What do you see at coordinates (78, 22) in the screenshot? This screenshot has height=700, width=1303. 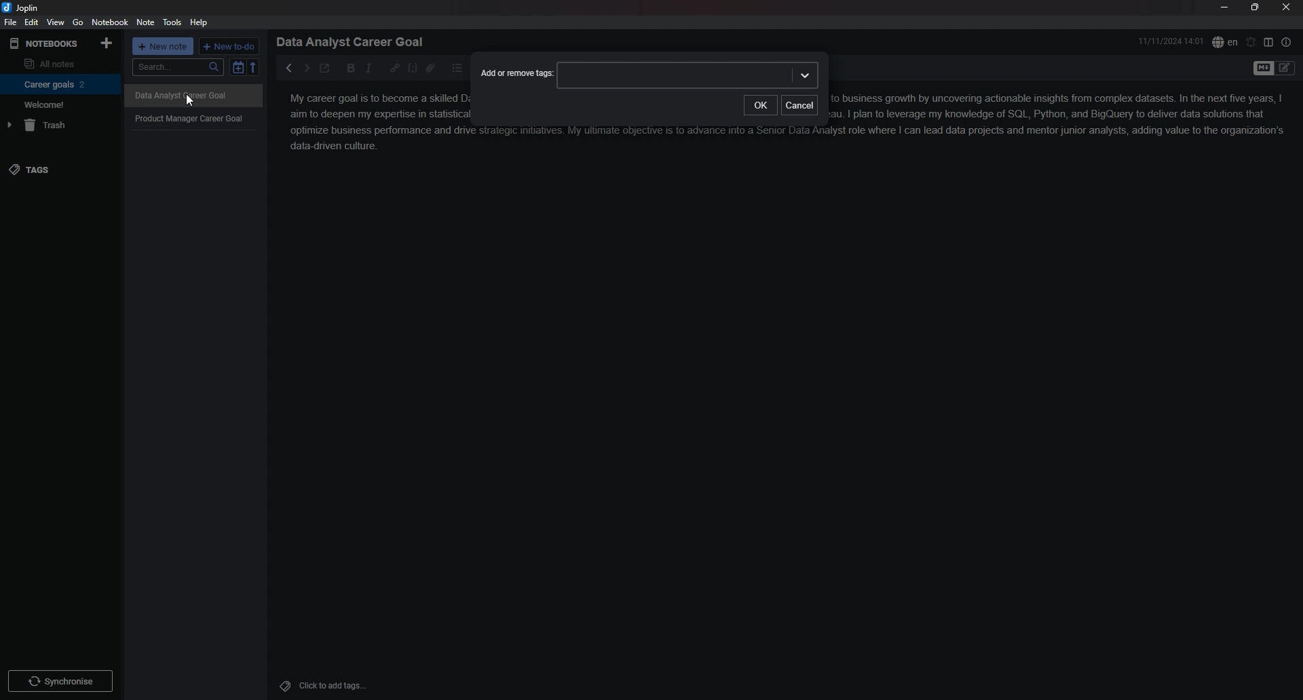 I see `go` at bounding box center [78, 22].